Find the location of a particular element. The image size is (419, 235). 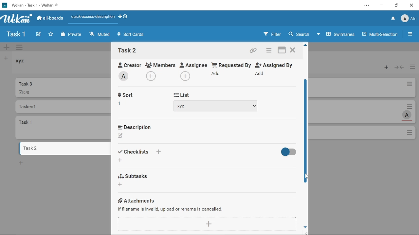

Click here to star this board is located at coordinates (51, 35).